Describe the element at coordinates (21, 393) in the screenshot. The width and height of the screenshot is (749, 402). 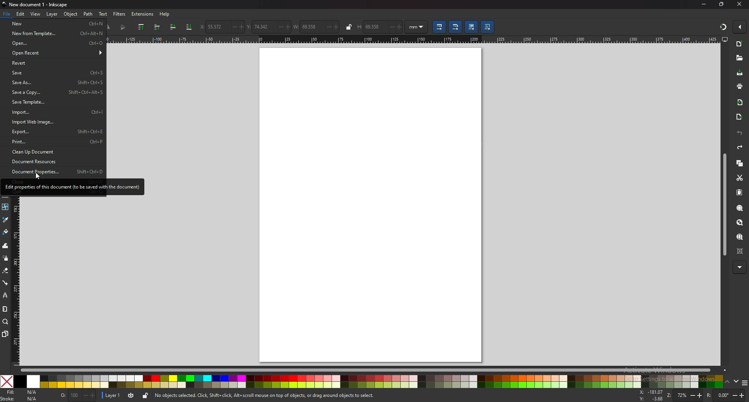
I see `fill` at that location.